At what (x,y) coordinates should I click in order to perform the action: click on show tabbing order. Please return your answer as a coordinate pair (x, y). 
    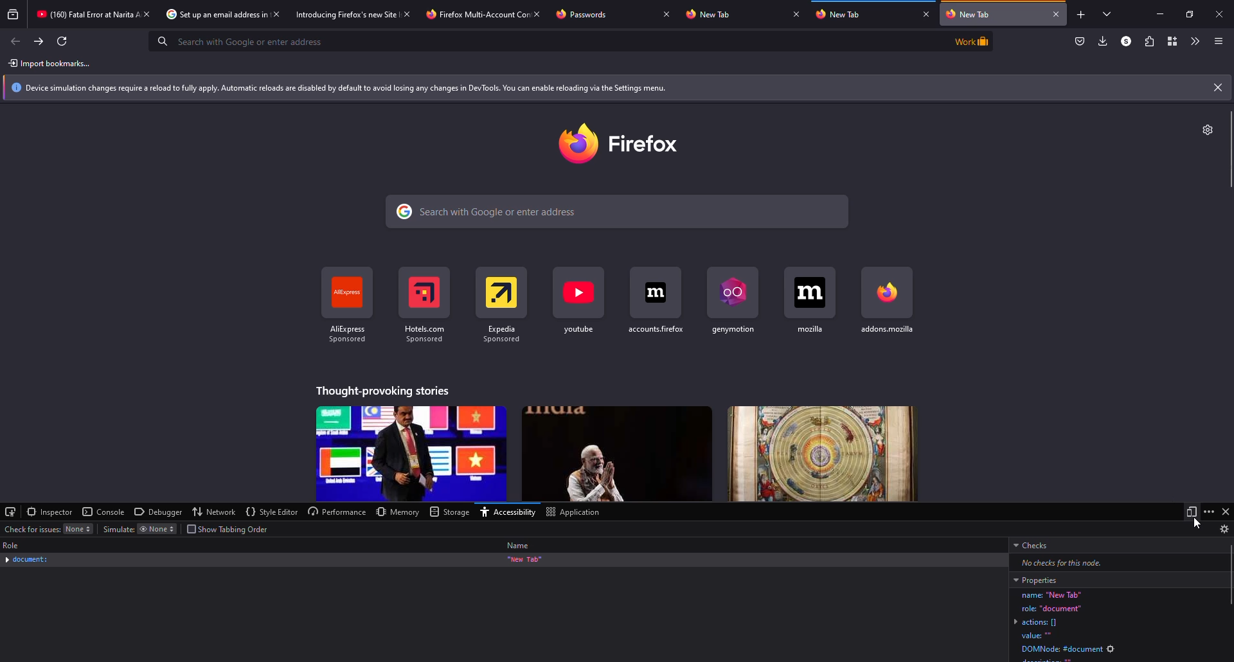
    Looking at the image, I should click on (229, 529).